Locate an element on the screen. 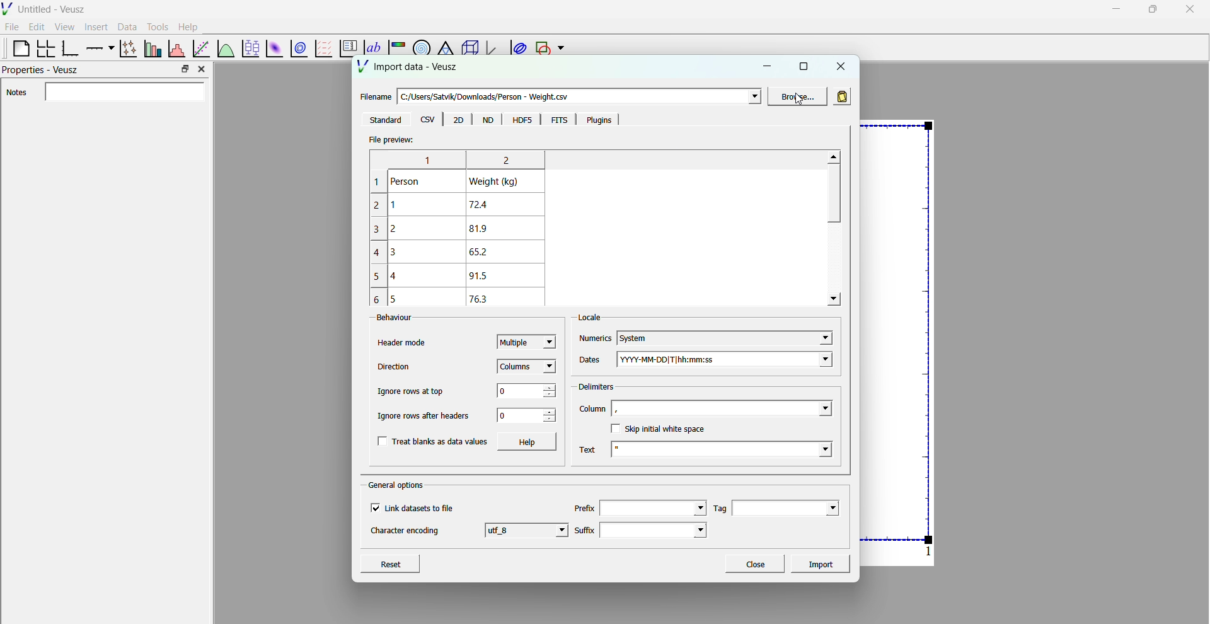 This screenshot has height=624, width=1210. decrease value is located at coordinates (550, 420).